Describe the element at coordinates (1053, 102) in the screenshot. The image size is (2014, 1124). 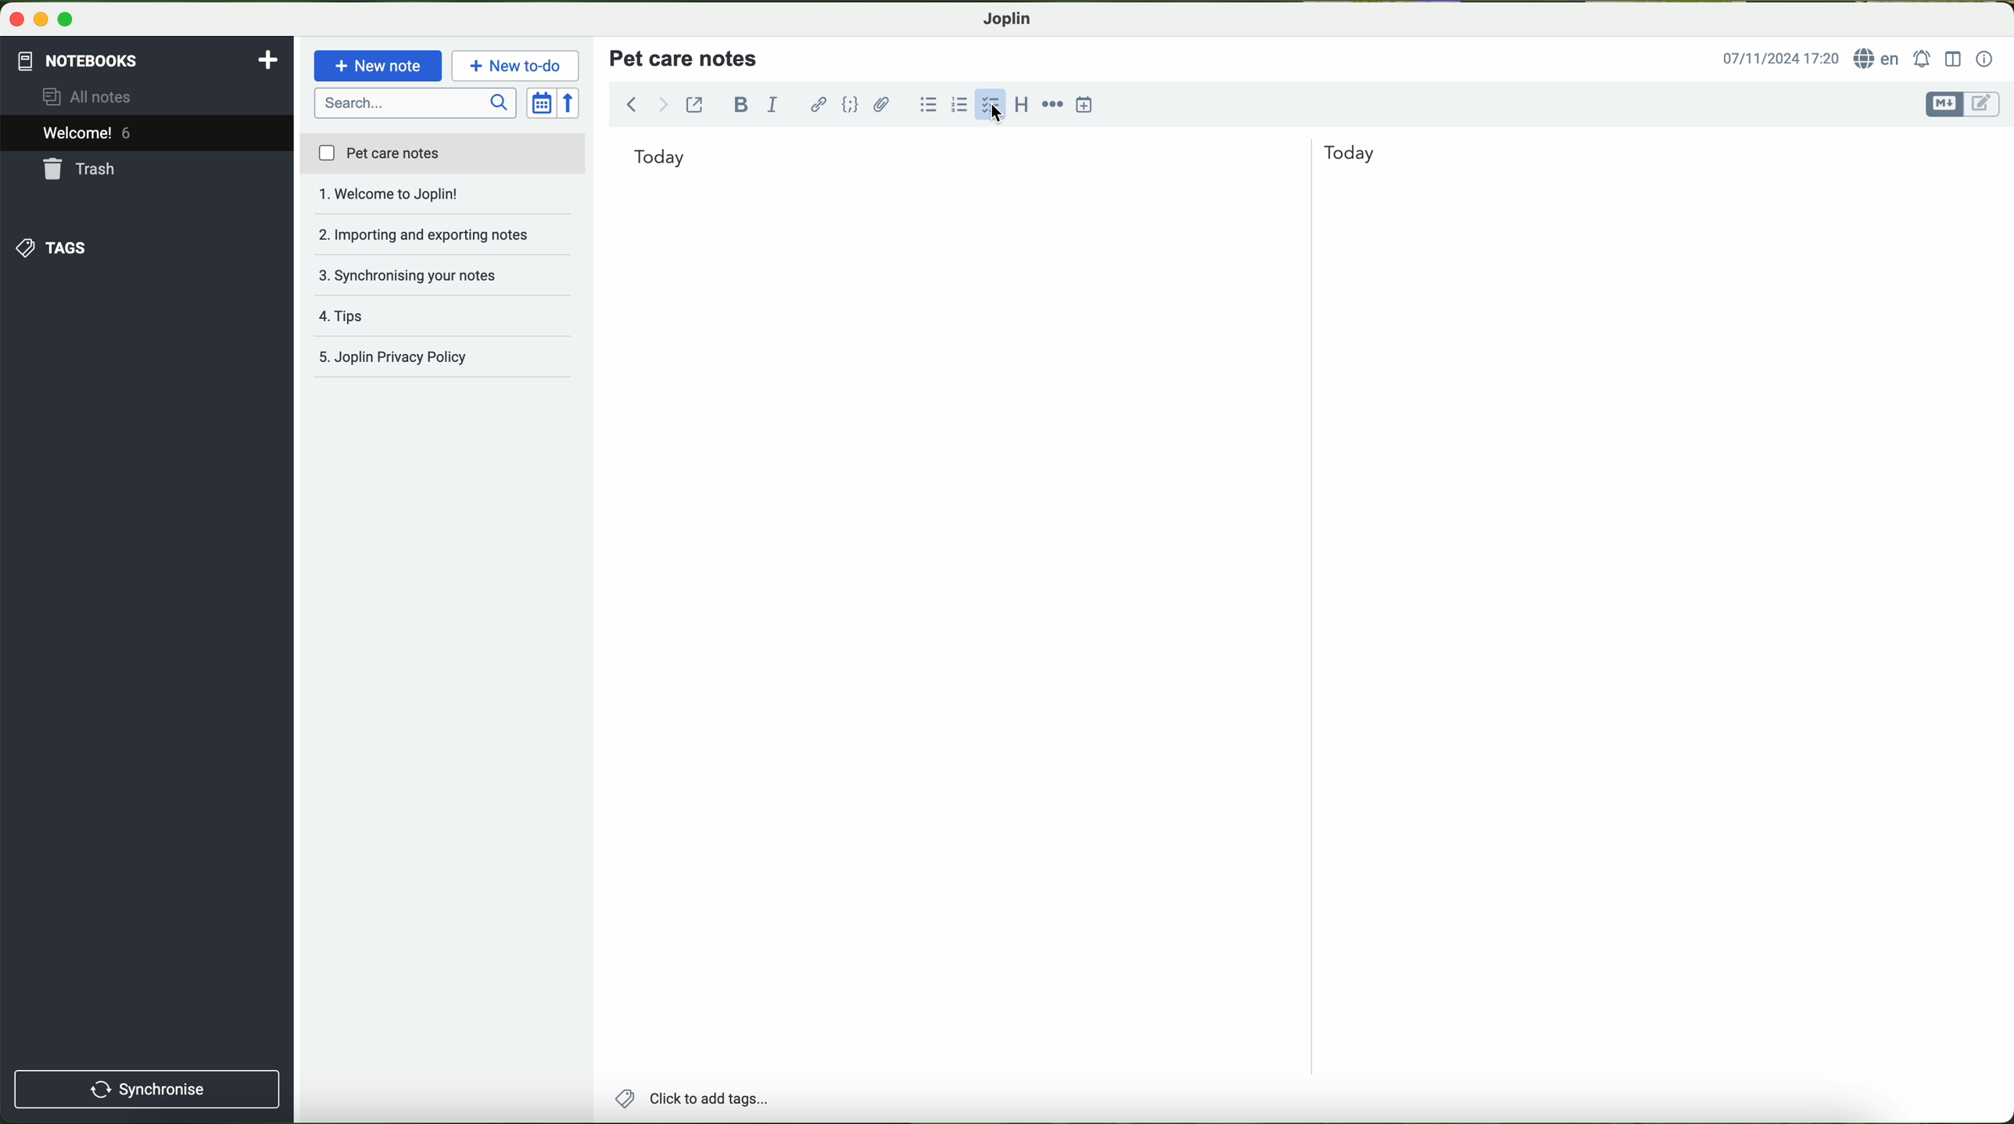
I see `horizontal rule` at that location.